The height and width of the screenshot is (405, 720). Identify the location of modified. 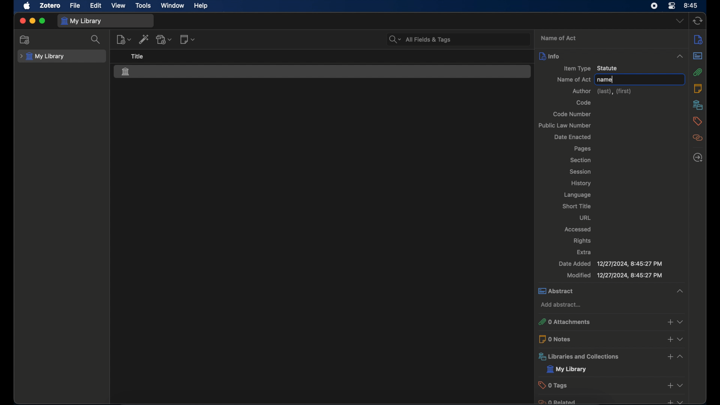
(614, 276).